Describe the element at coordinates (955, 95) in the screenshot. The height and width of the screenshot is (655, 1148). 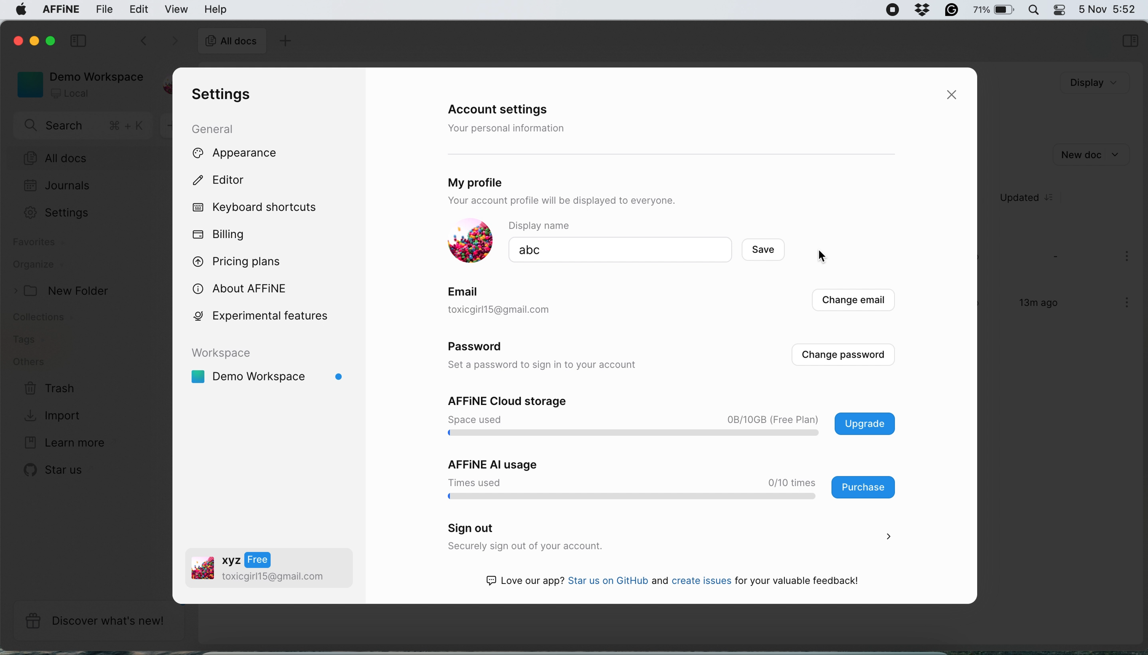
I see `close` at that location.